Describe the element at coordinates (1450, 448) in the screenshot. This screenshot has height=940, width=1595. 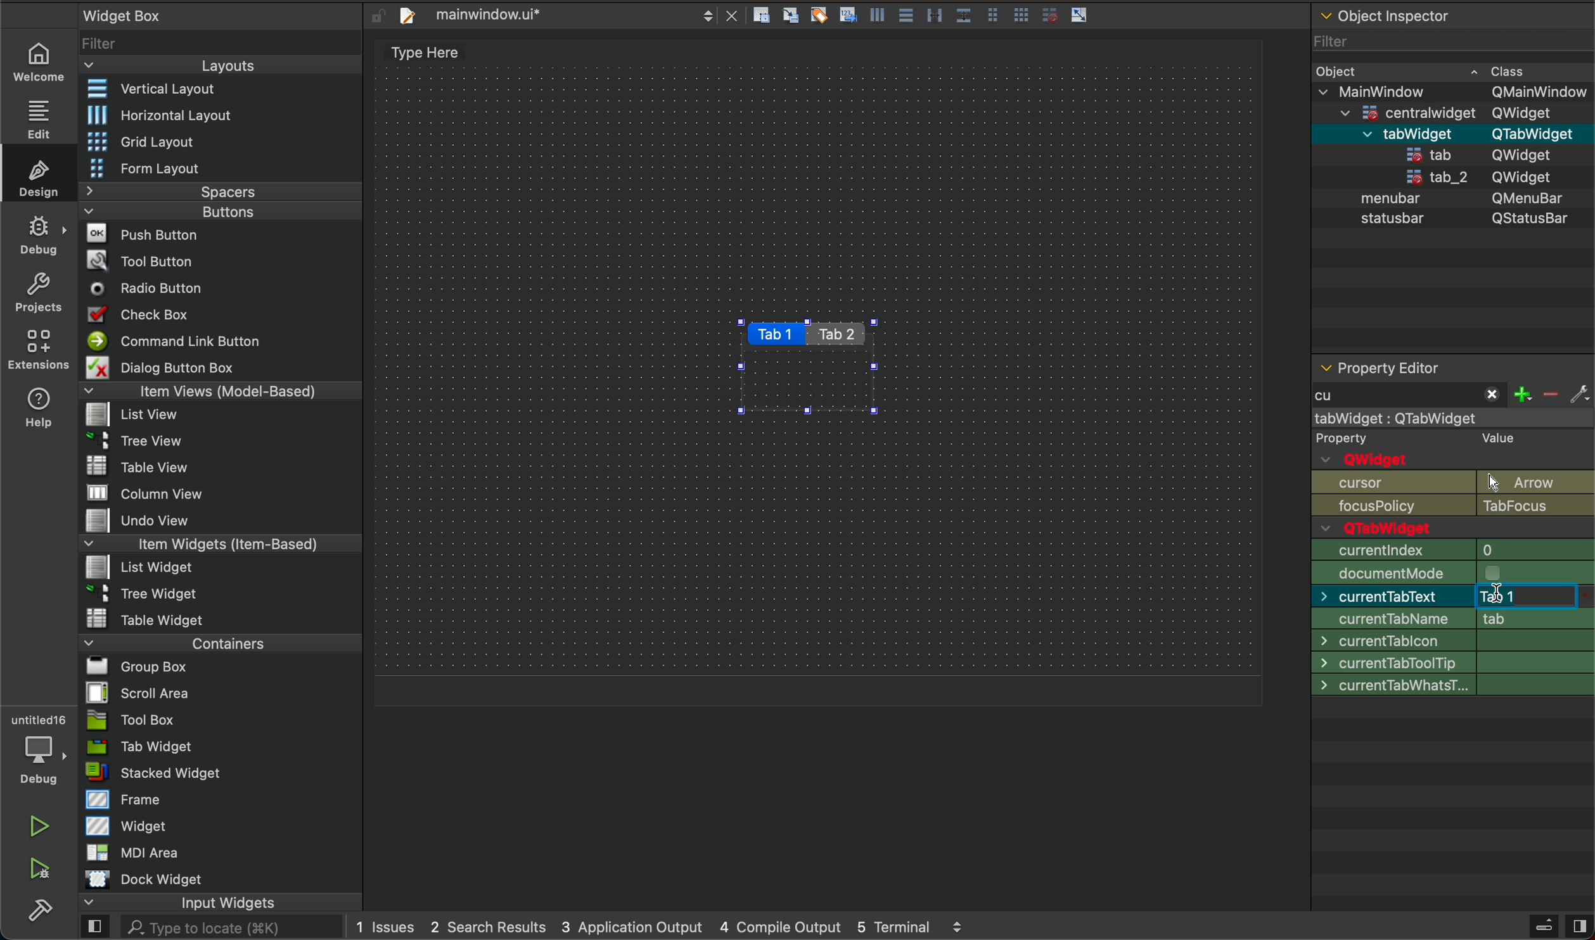
I see `qobject` at that location.